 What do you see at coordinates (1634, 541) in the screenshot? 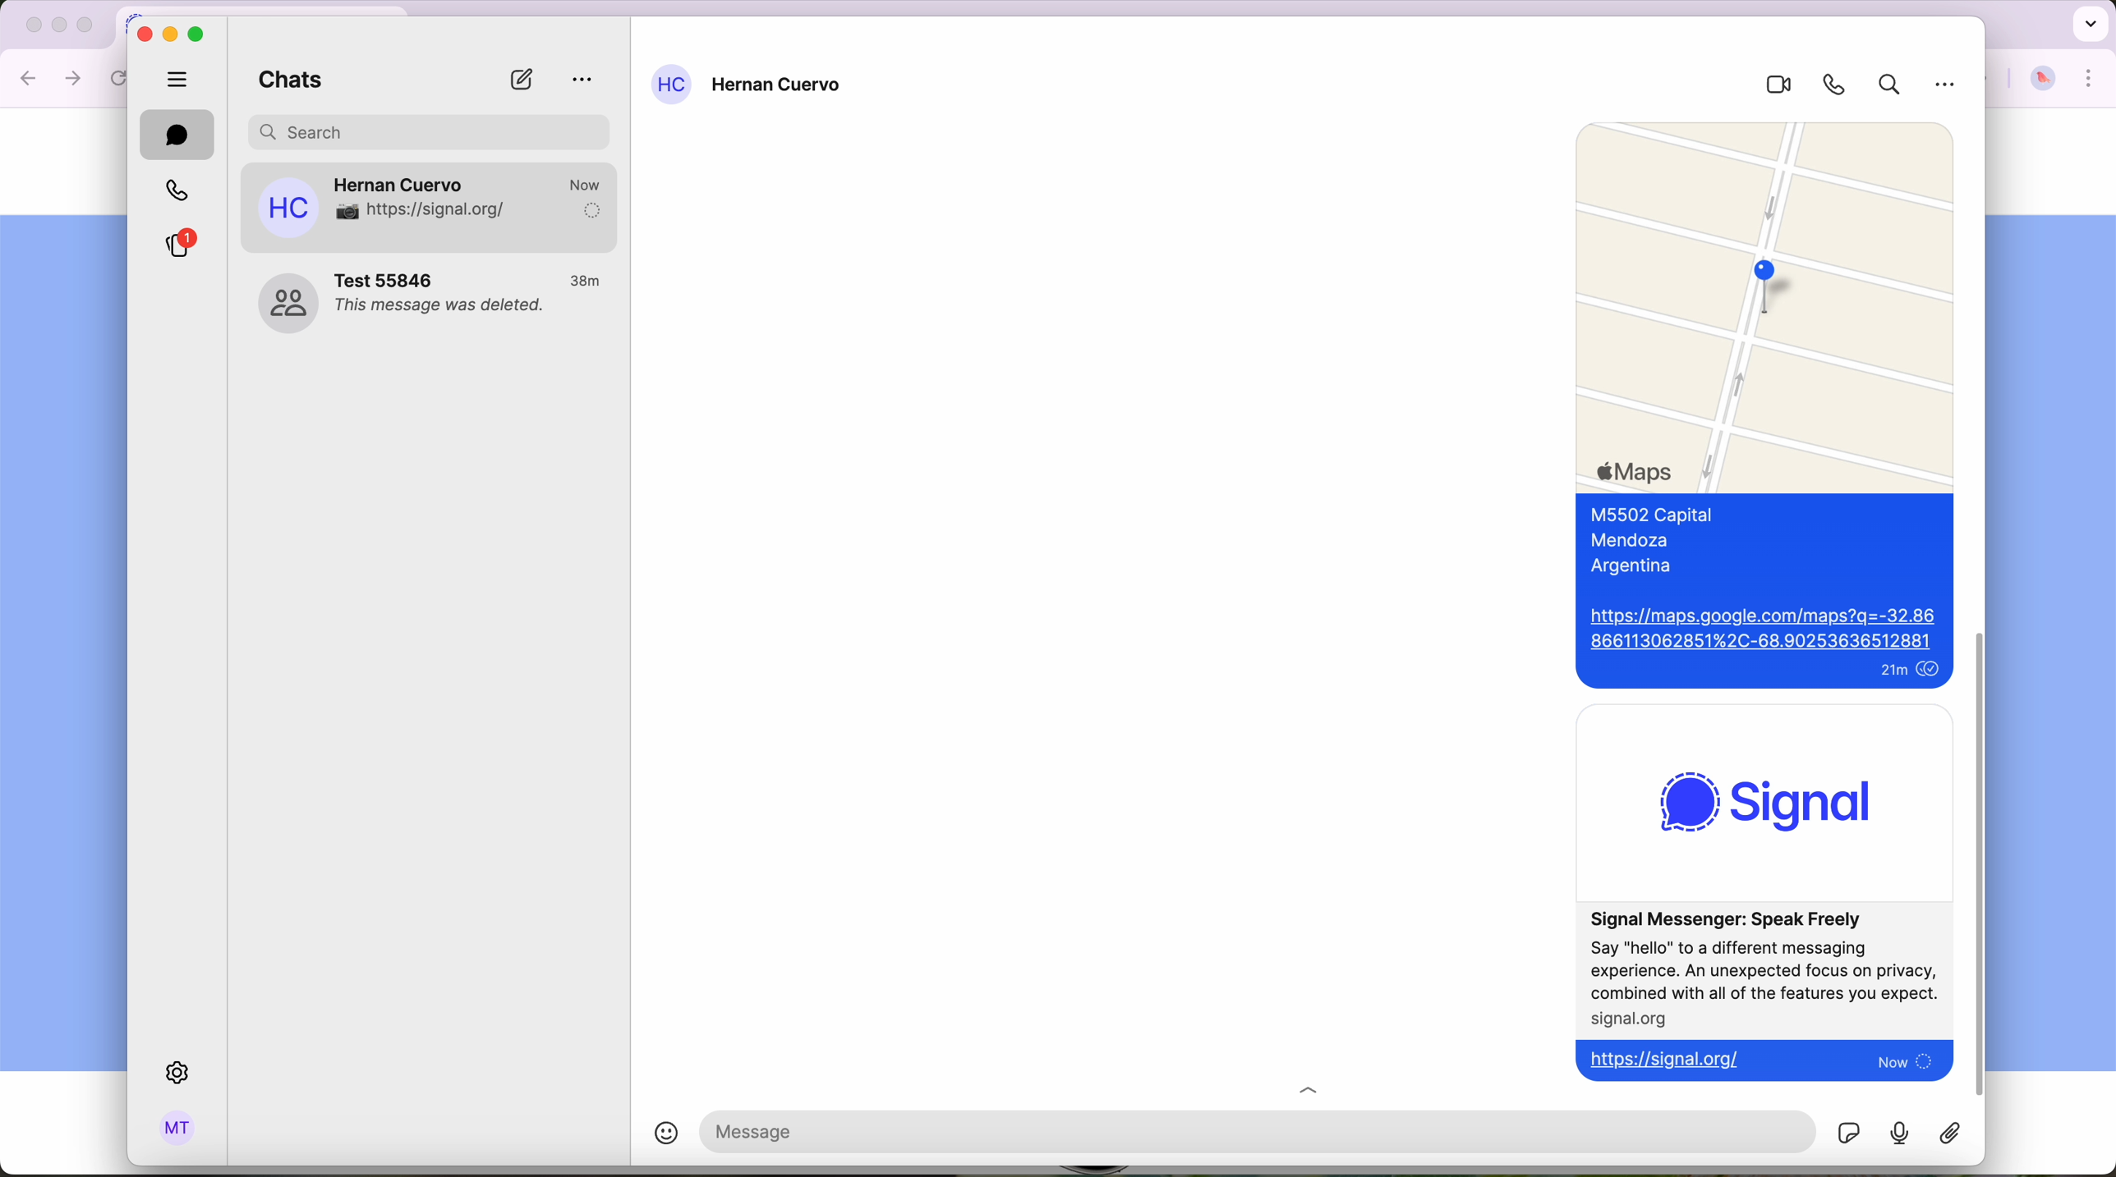
I see `| Mendoza` at bounding box center [1634, 541].